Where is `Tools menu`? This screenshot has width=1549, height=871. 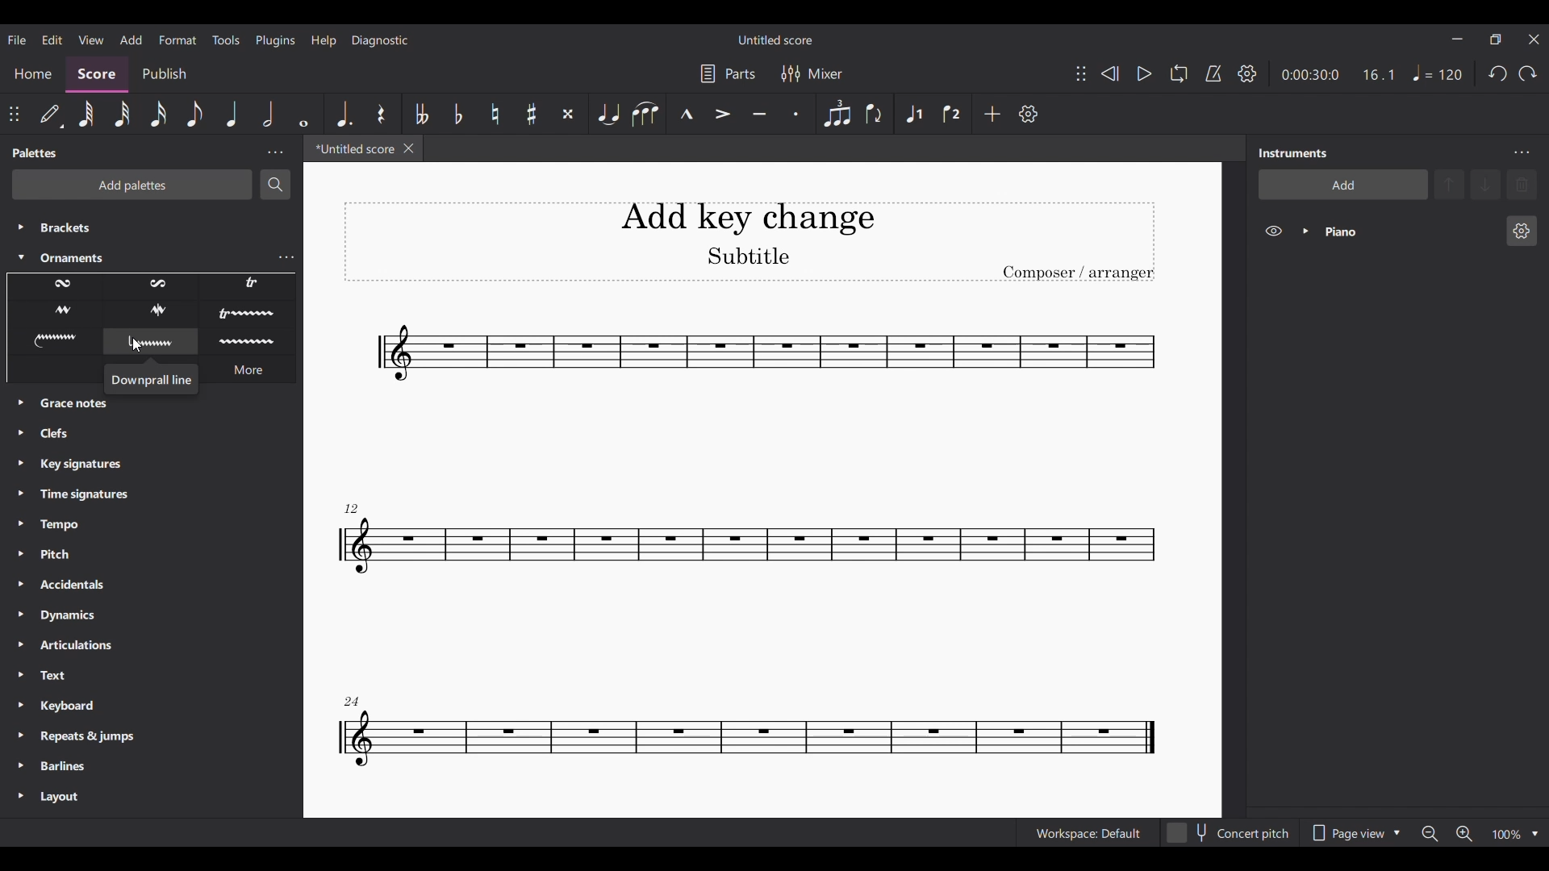
Tools menu is located at coordinates (226, 40).